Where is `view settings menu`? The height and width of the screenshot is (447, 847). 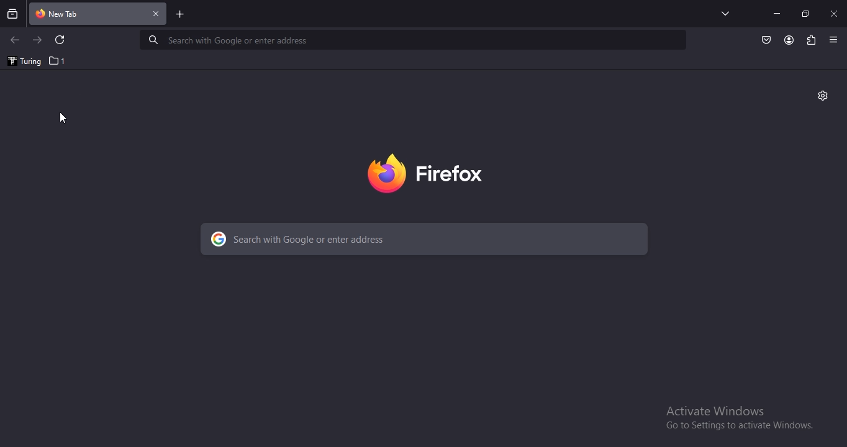 view settings menu is located at coordinates (834, 39).